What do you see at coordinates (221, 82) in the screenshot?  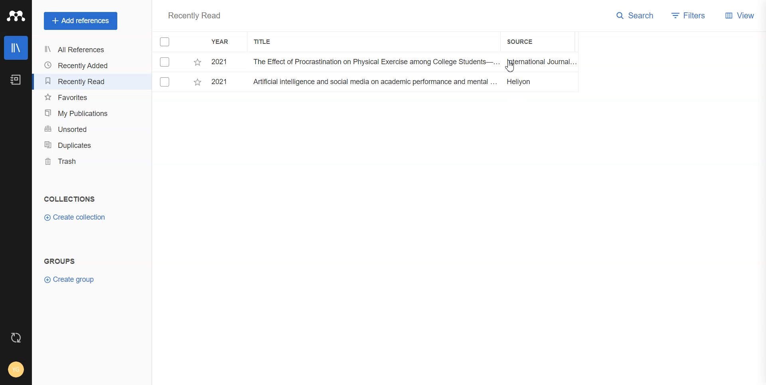 I see `2021` at bounding box center [221, 82].